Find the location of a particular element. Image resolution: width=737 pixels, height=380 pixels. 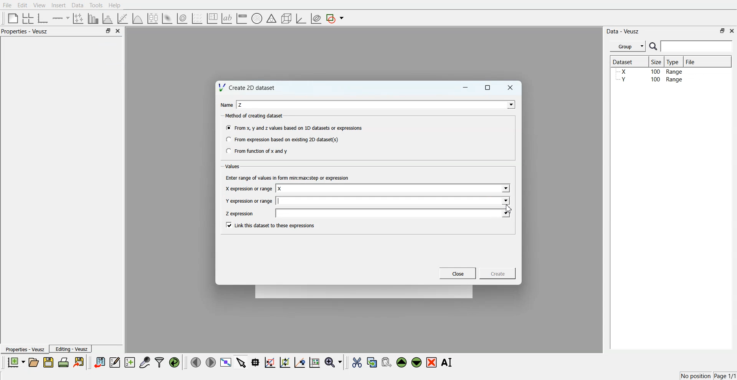

Type is located at coordinates (674, 61).